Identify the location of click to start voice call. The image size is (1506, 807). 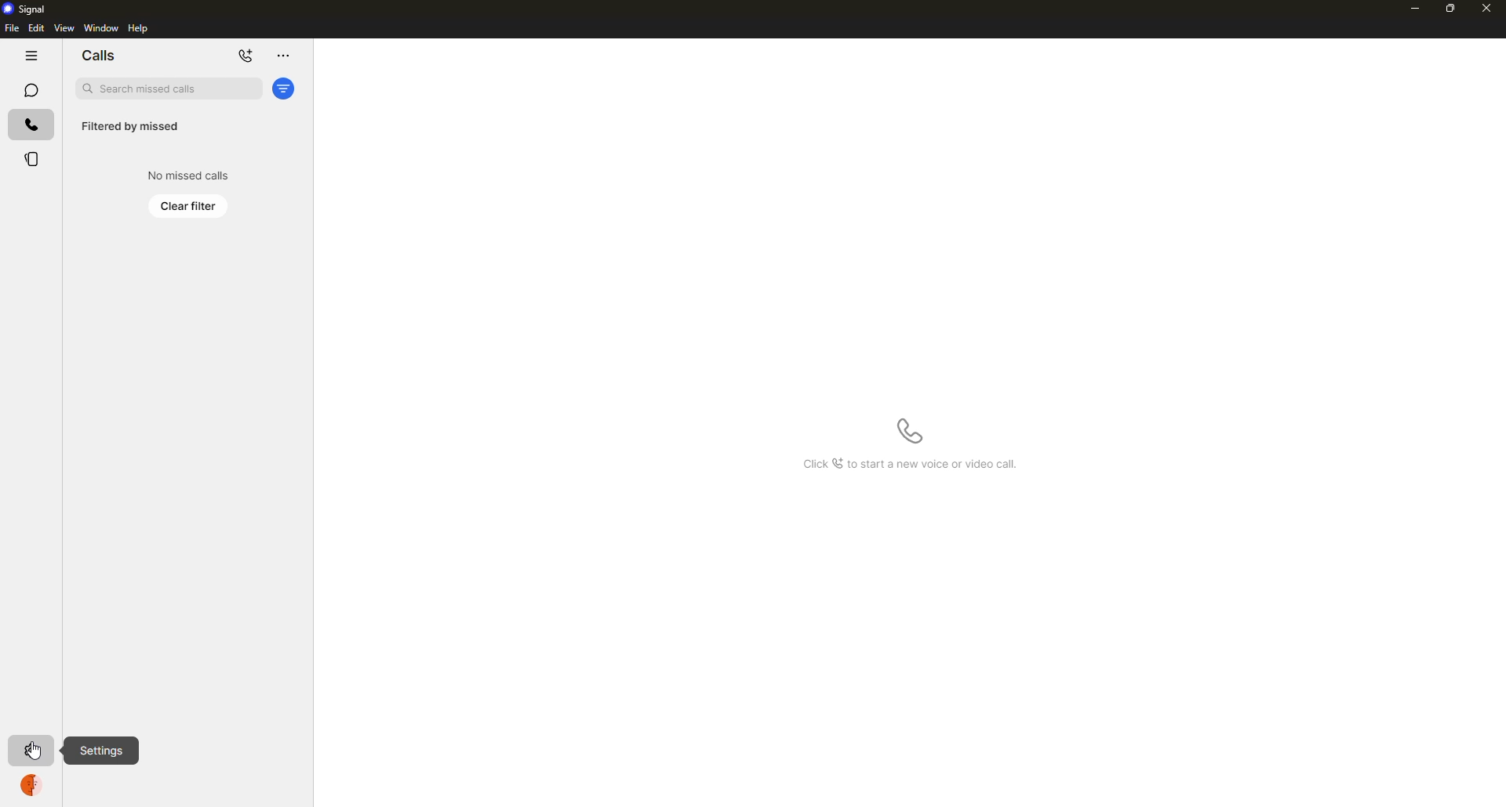
(910, 431).